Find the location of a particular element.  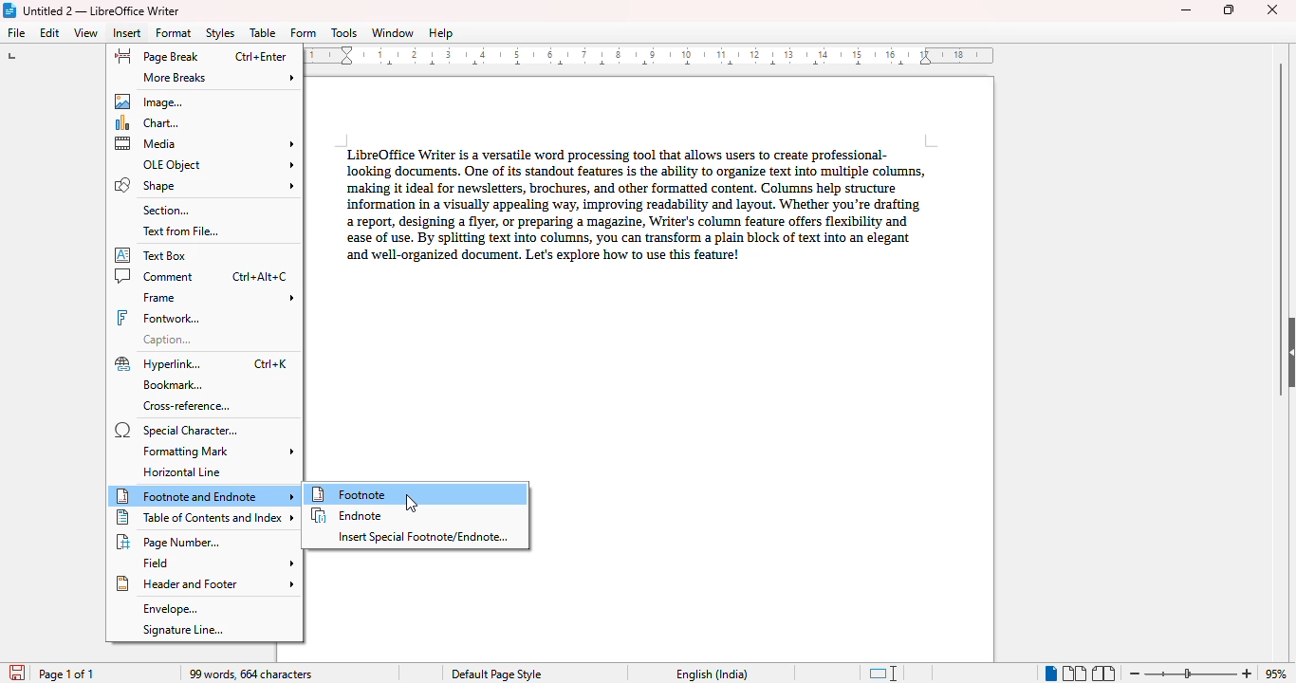

chart is located at coordinates (147, 123).